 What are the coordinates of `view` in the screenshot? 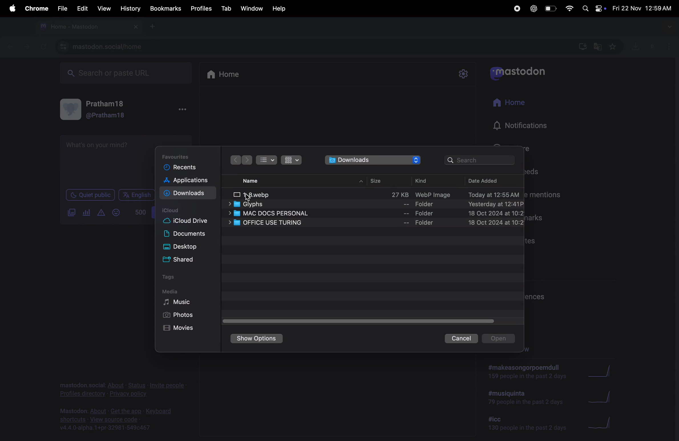 It's located at (104, 8).